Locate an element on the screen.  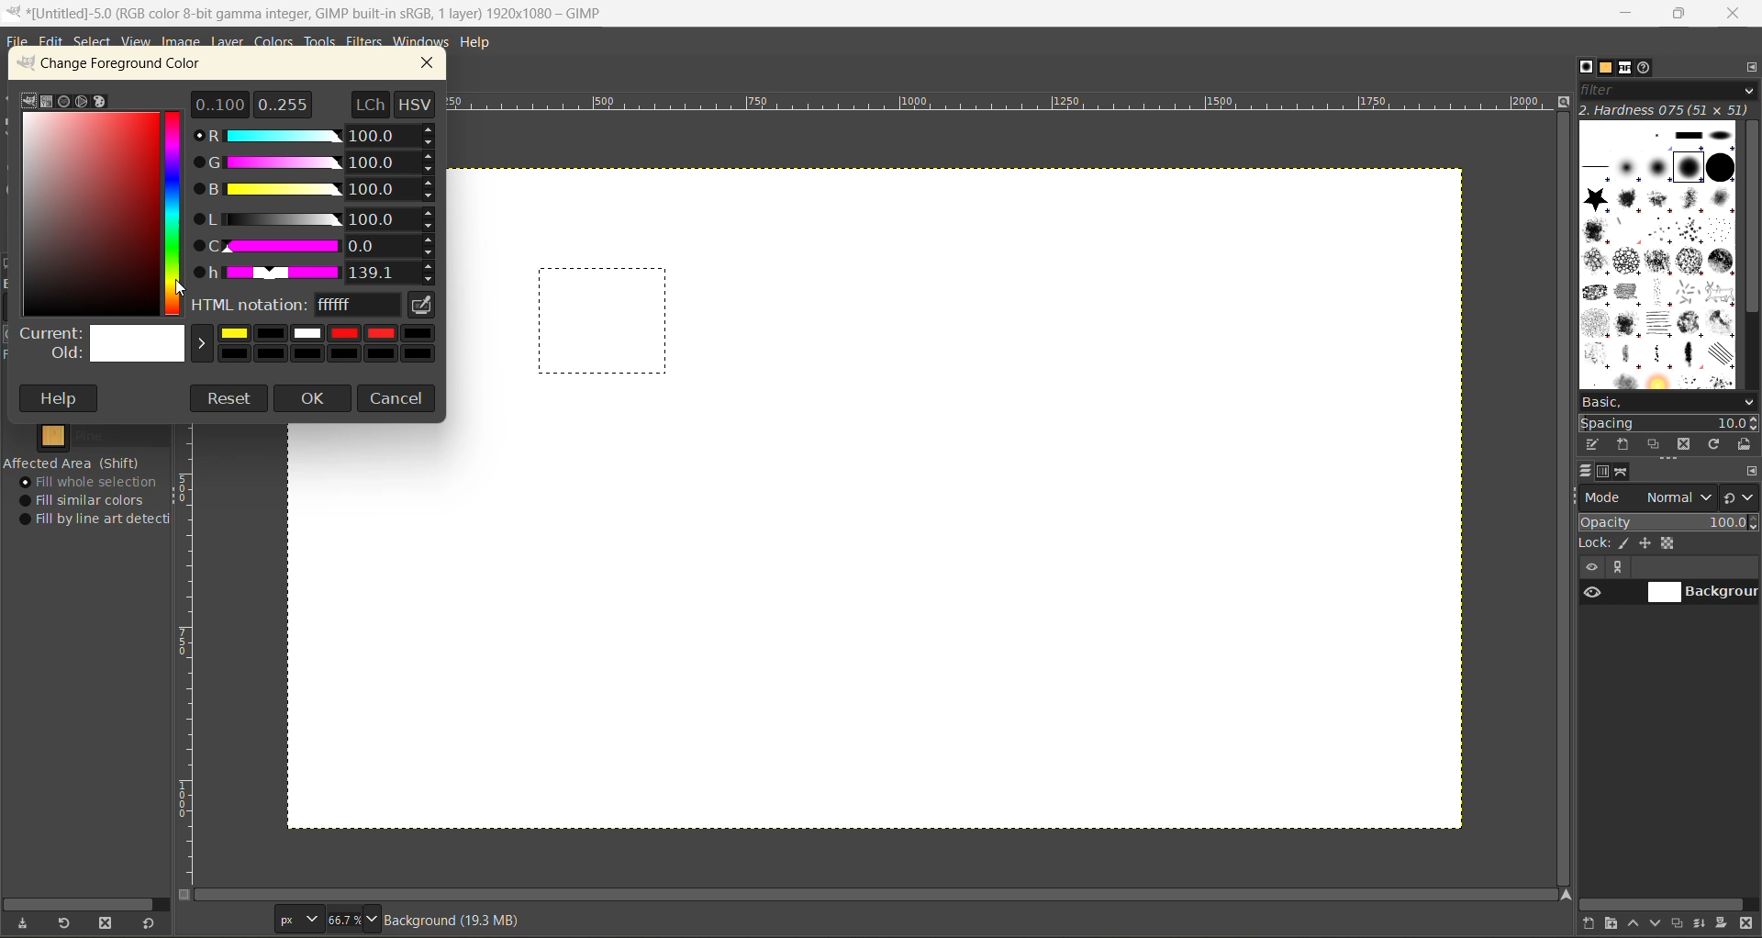
watercolor is located at coordinates (64, 101).